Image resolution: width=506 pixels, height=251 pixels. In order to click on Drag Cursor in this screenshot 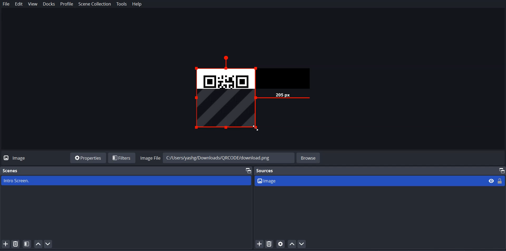, I will do `click(255, 128)`.